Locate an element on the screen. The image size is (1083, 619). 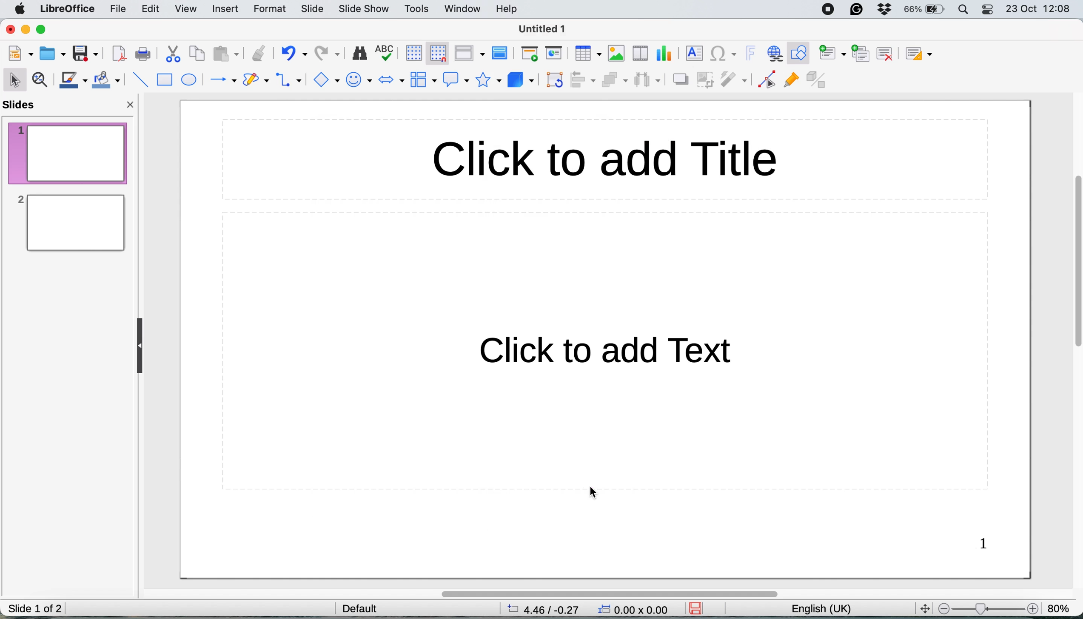
slide 2 is located at coordinates (69, 223).